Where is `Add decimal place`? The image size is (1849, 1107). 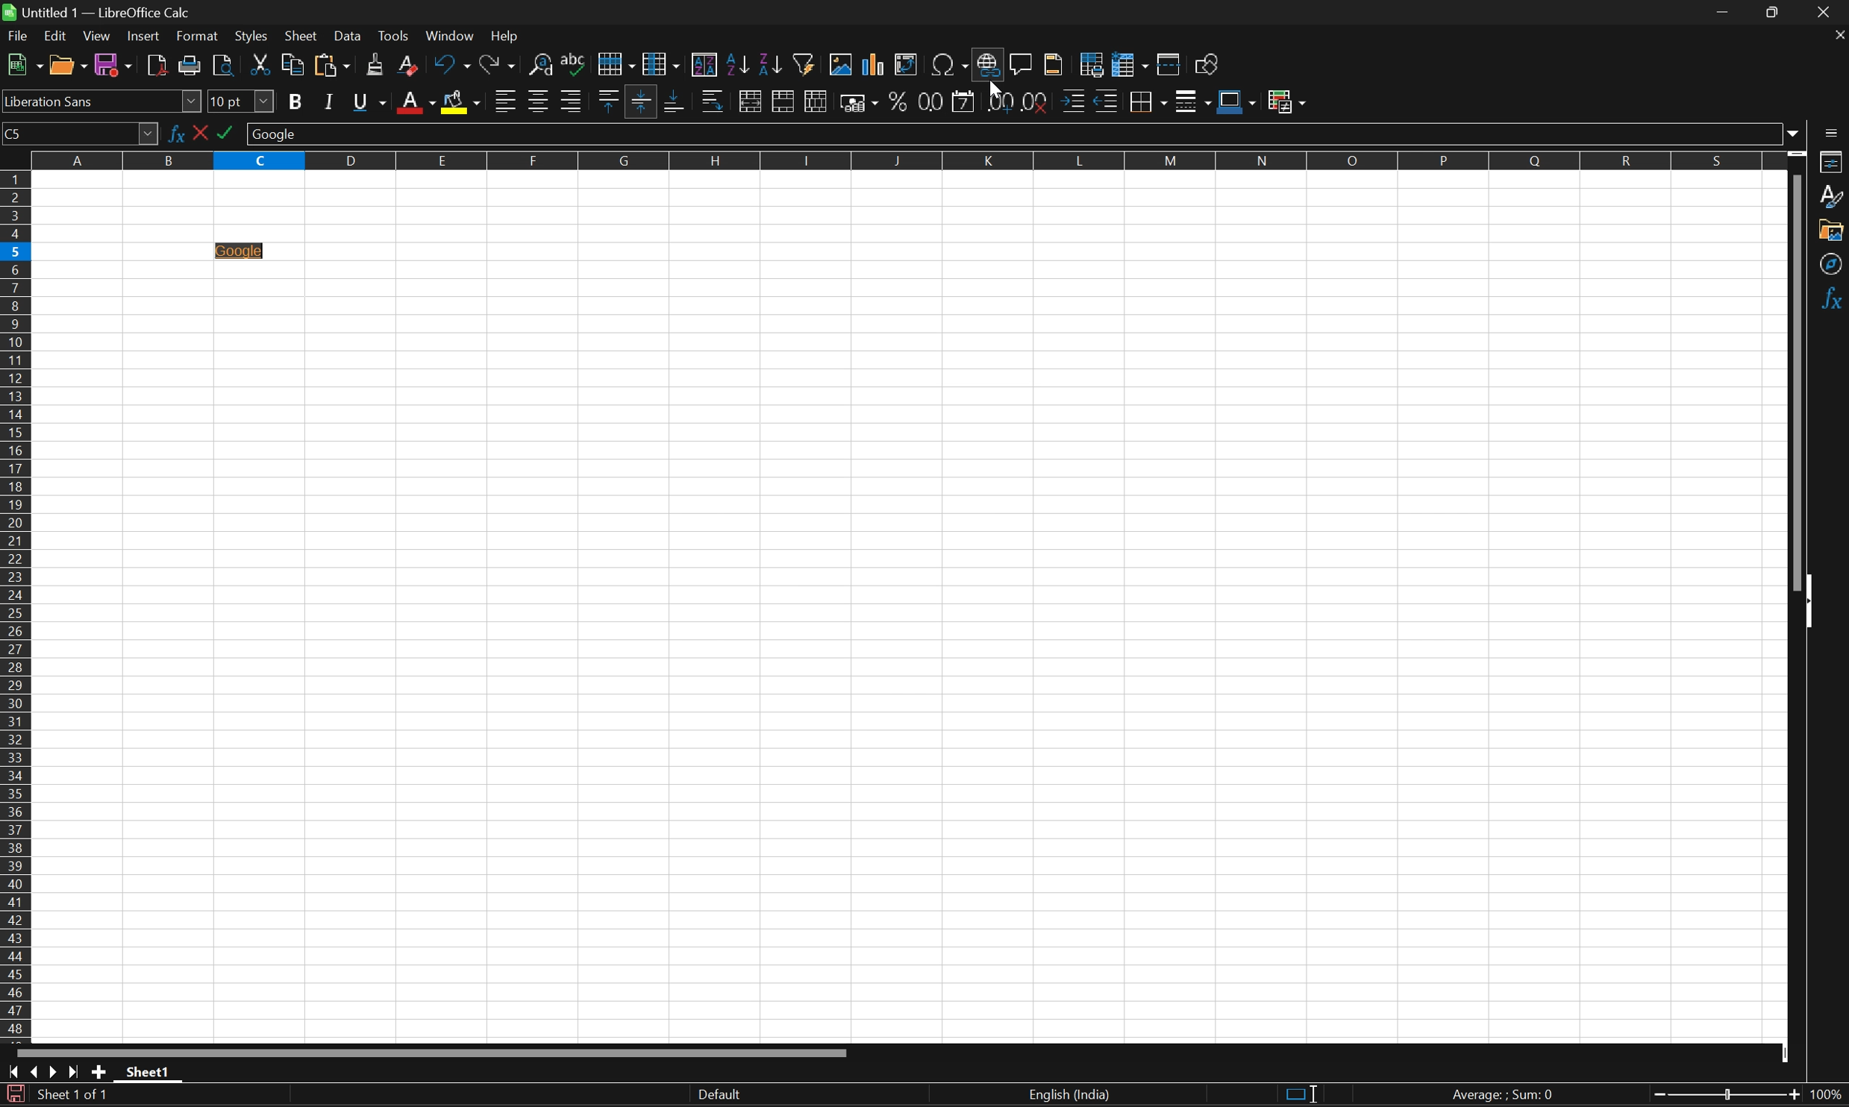 Add decimal place is located at coordinates (997, 101).